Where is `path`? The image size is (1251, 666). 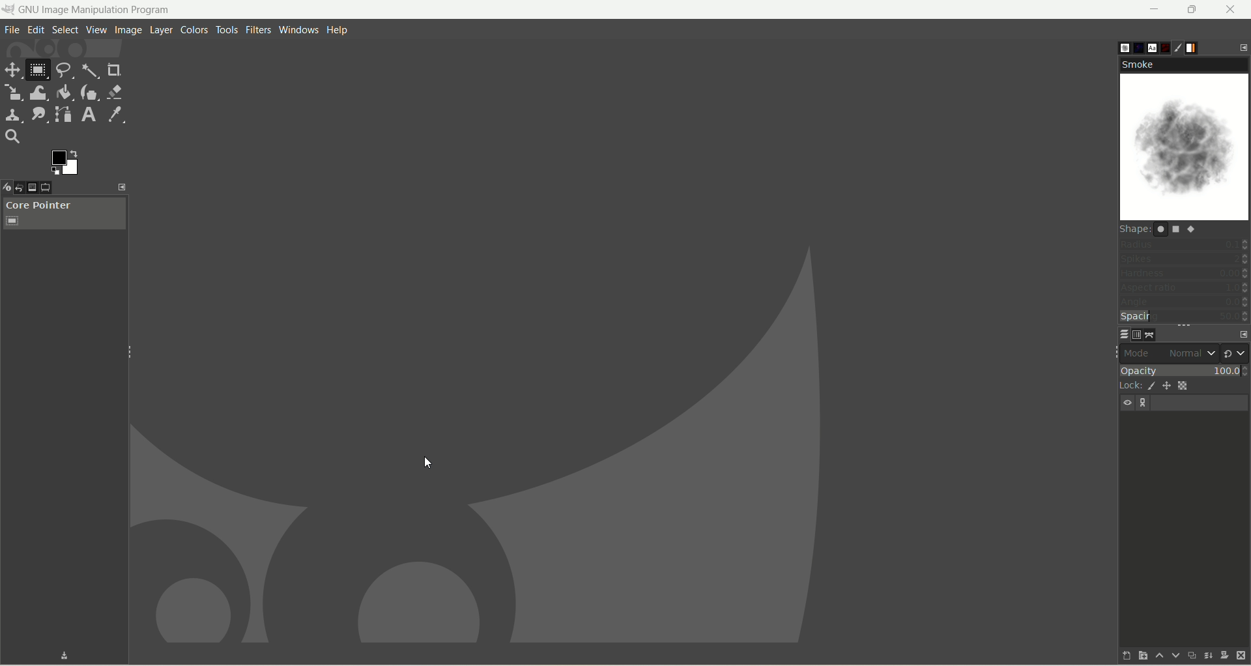
path is located at coordinates (1151, 334).